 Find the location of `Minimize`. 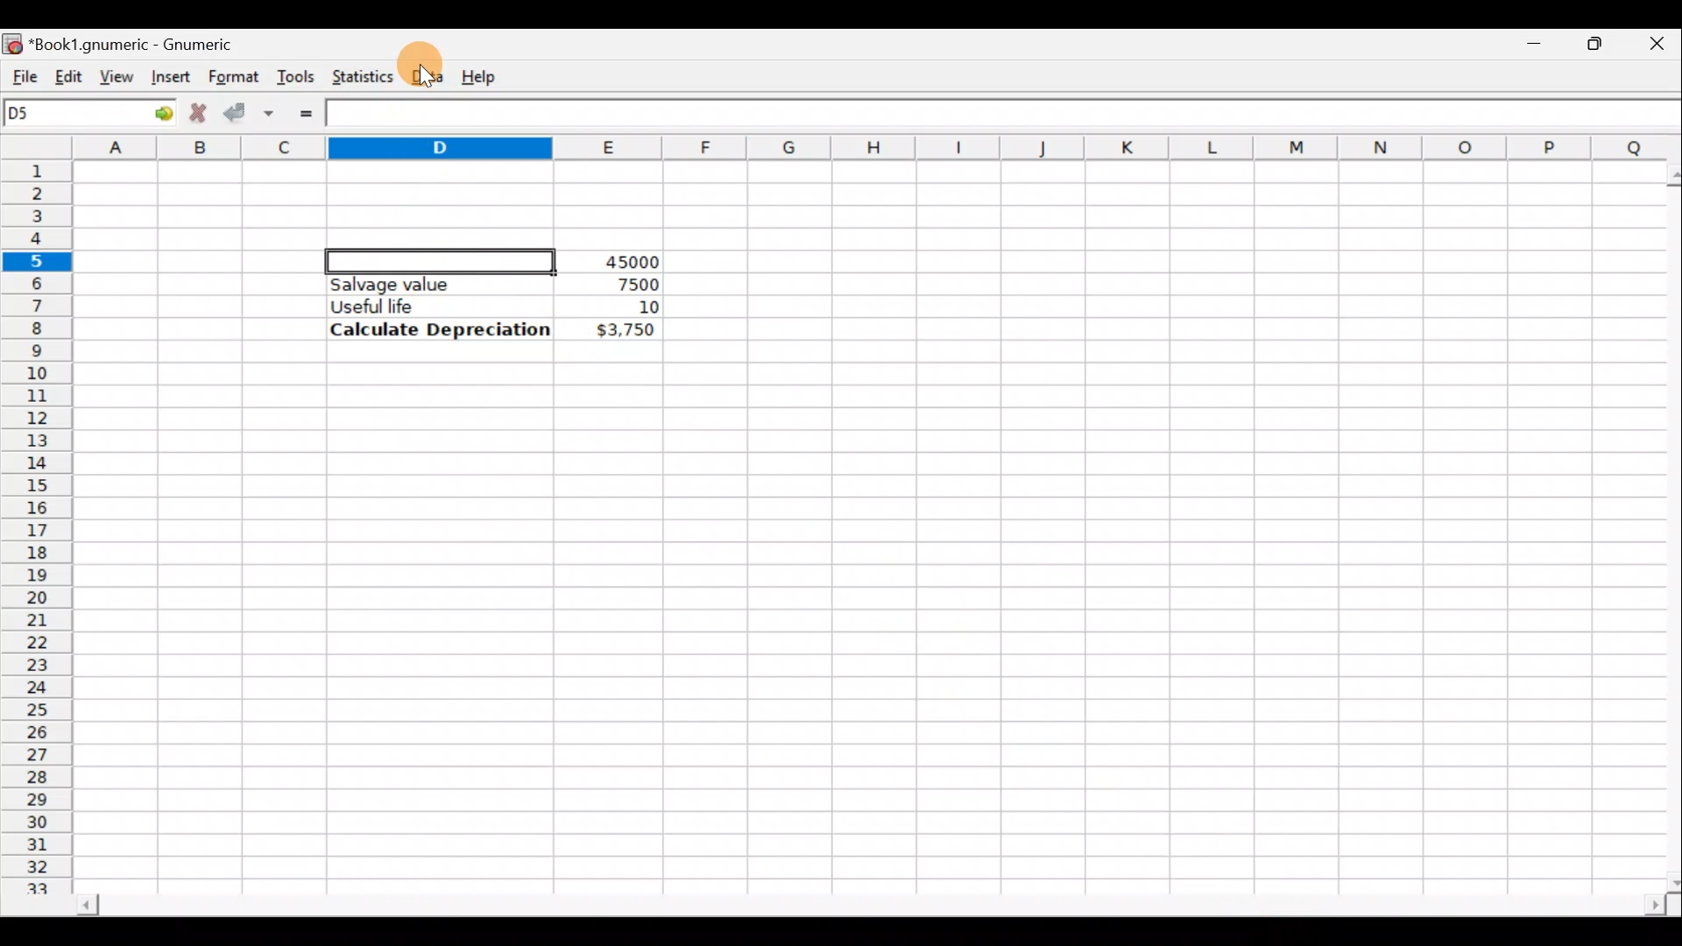

Minimize is located at coordinates (1538, 39).